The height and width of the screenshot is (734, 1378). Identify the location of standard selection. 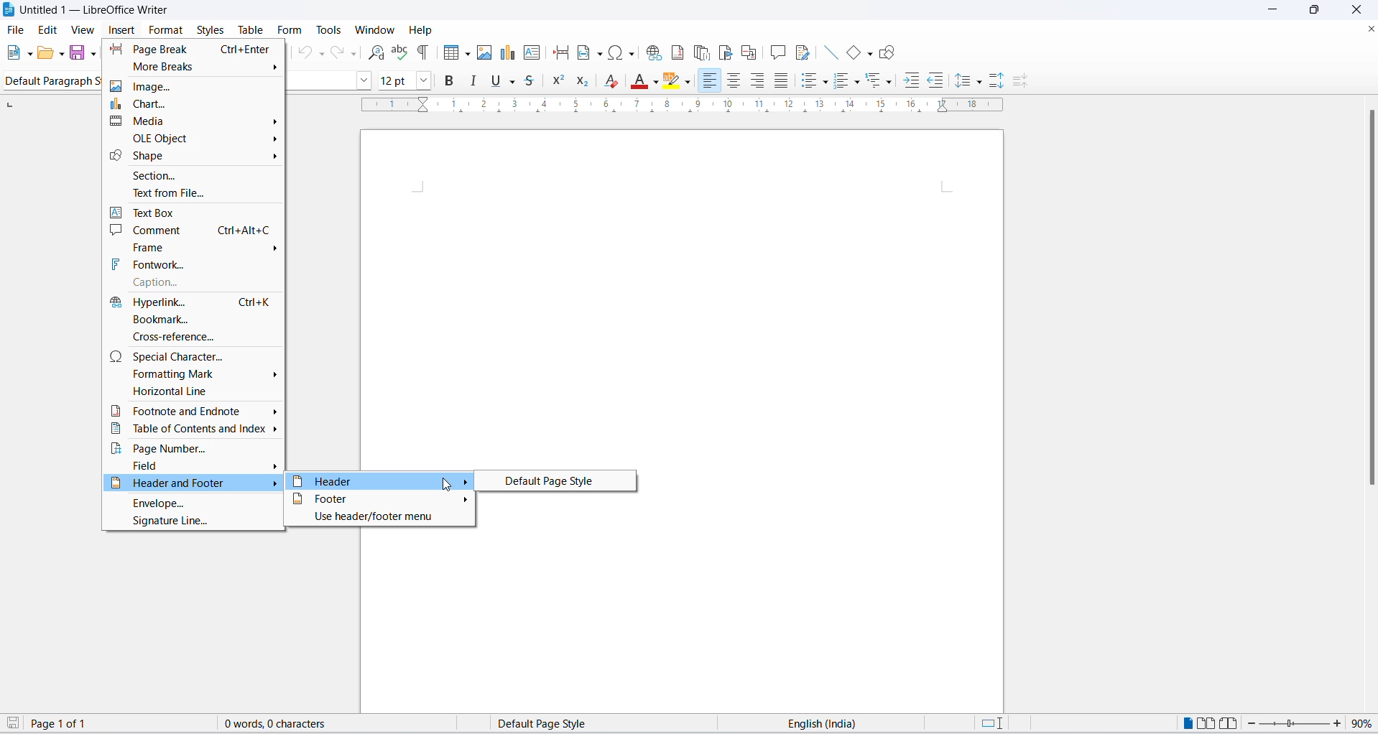
(991, 723).